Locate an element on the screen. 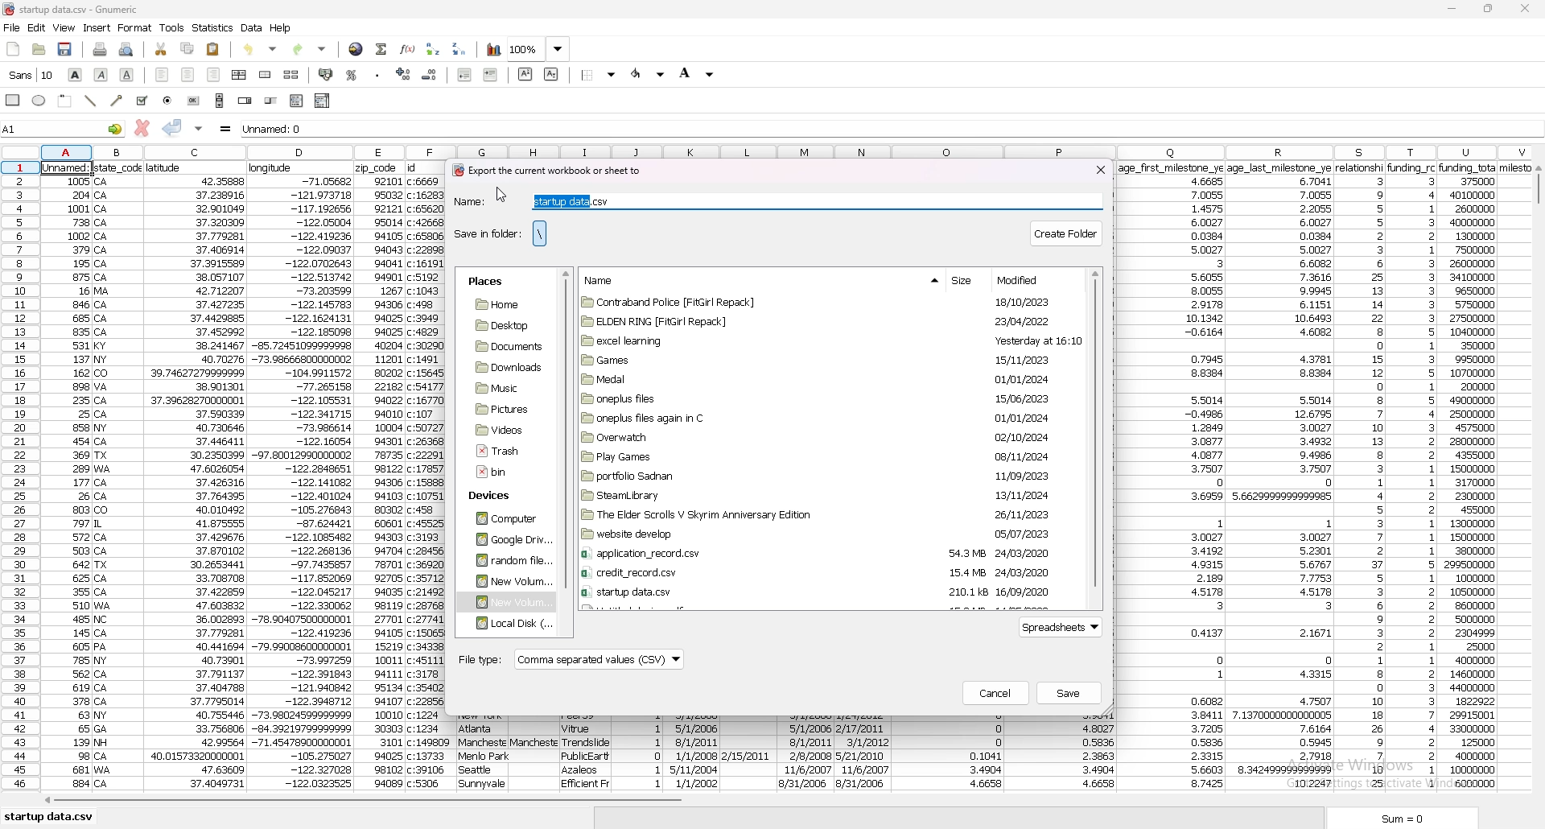 The image size is (1545, 829). folder is located at coordinates (824, 514).